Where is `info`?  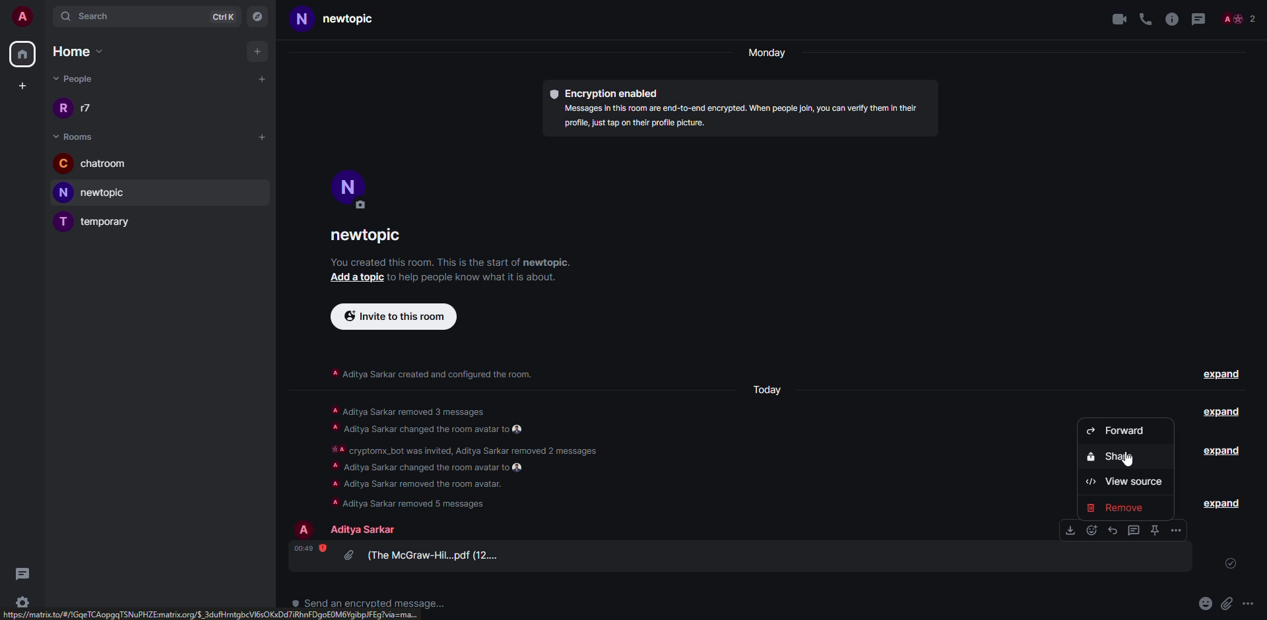
info is located at coordinates (441, 375).